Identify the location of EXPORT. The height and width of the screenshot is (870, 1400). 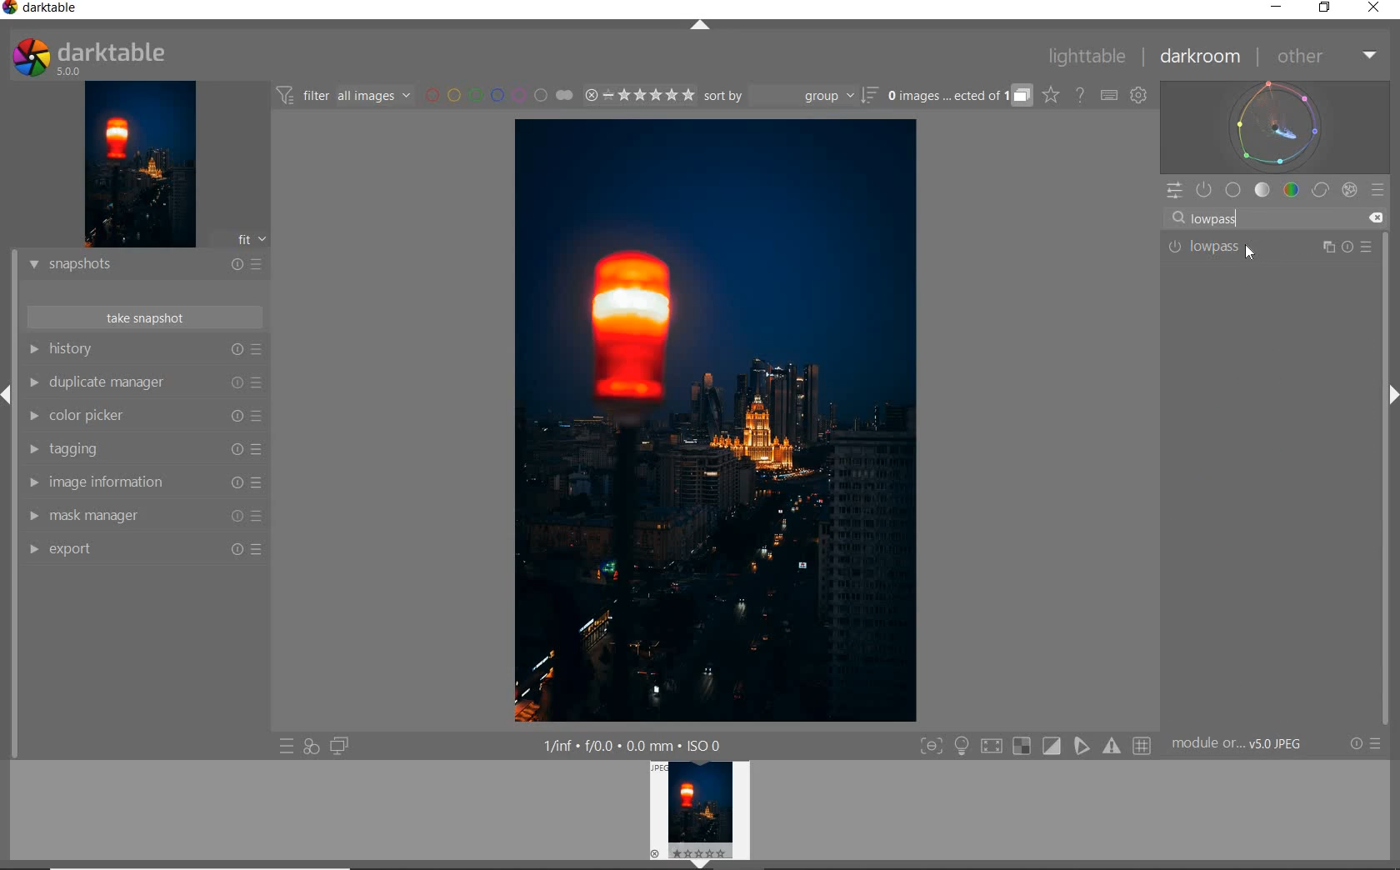
(113, 549).